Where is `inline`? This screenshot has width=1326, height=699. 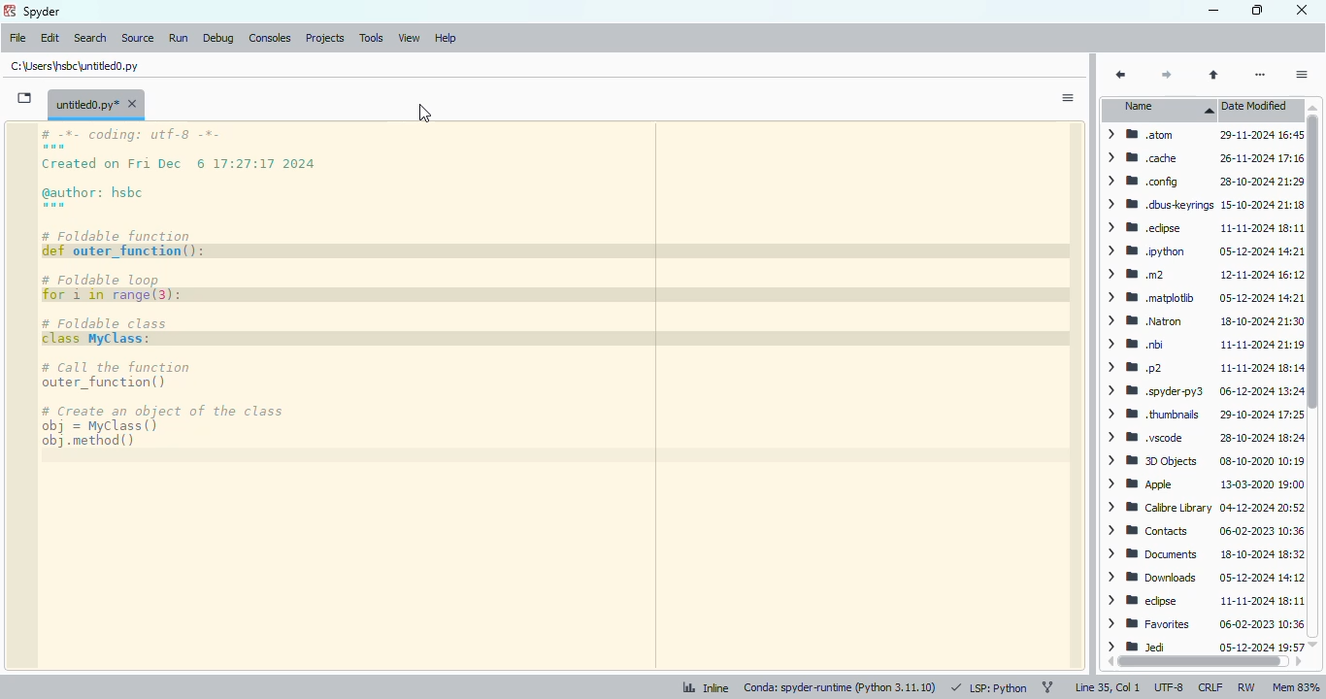 inline is located at coordinates (697, 686).